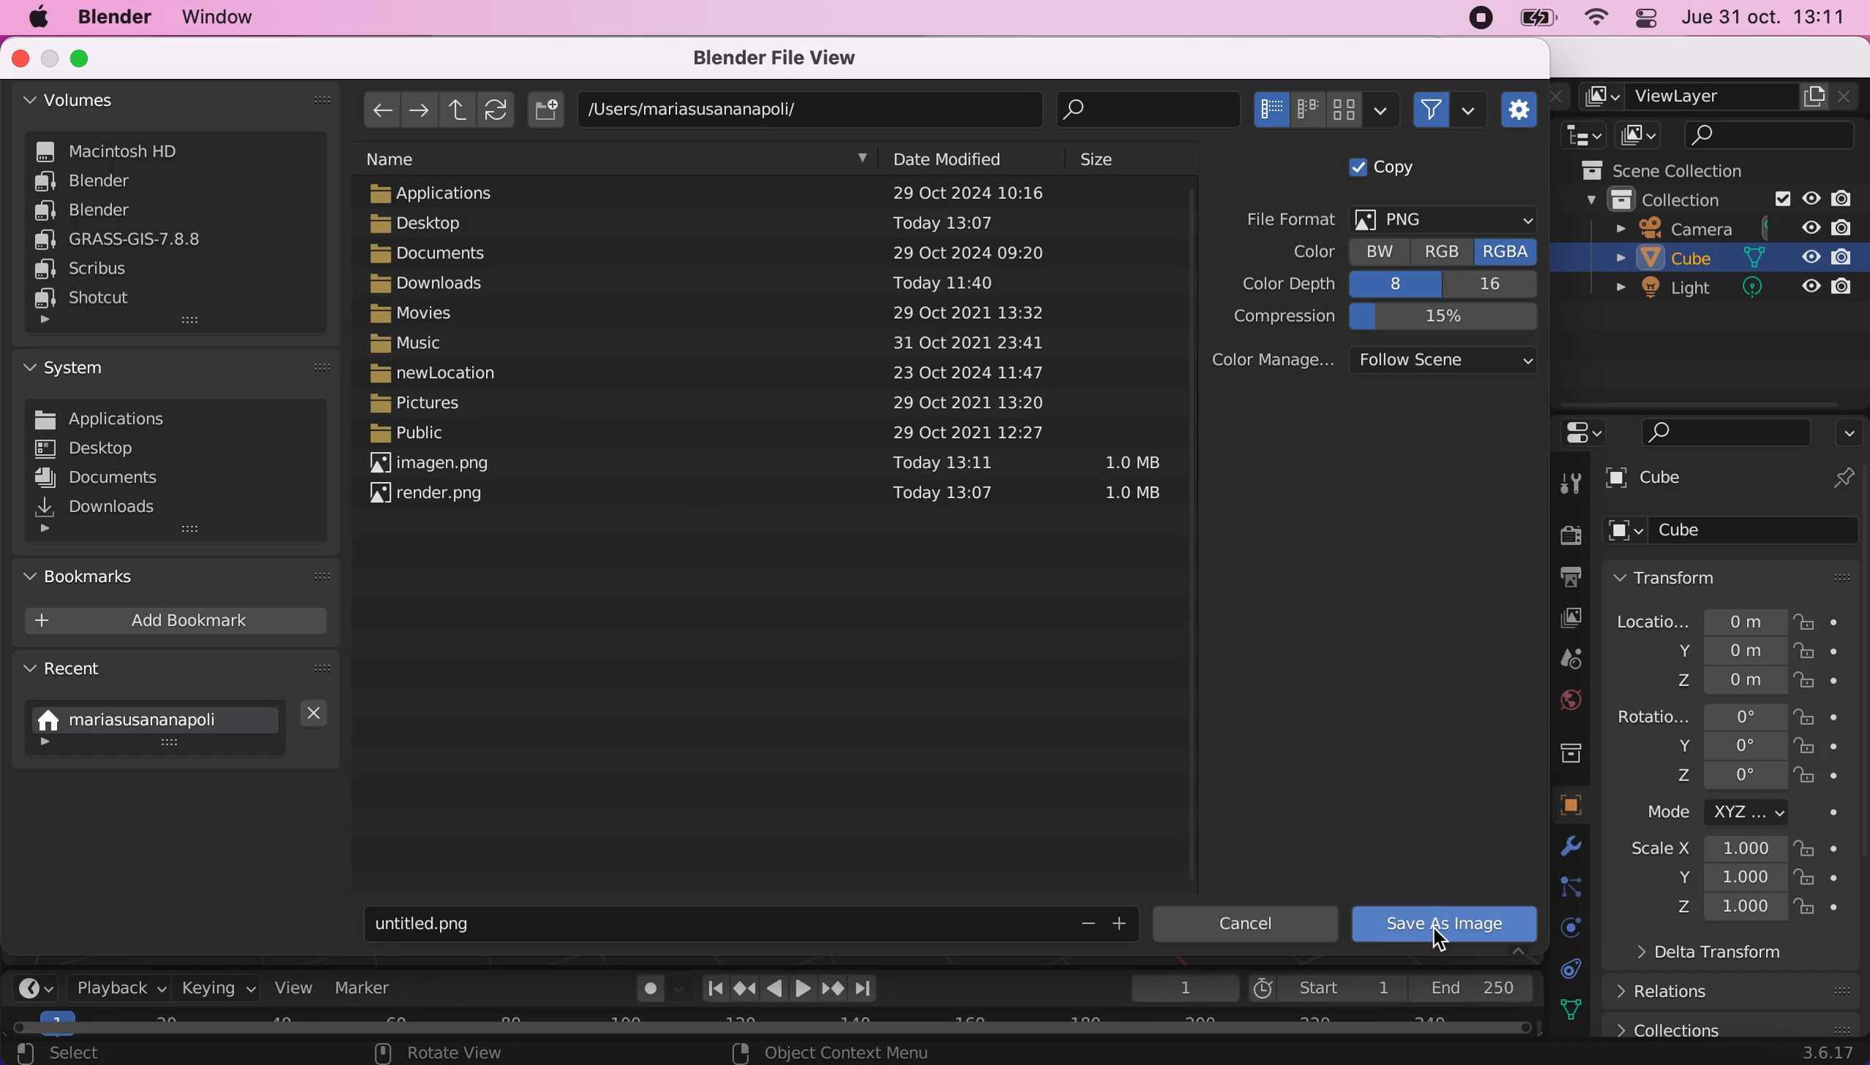 The width and height of the screenshot is (1870, 1065). I want to click on select, so click(110, 1052).